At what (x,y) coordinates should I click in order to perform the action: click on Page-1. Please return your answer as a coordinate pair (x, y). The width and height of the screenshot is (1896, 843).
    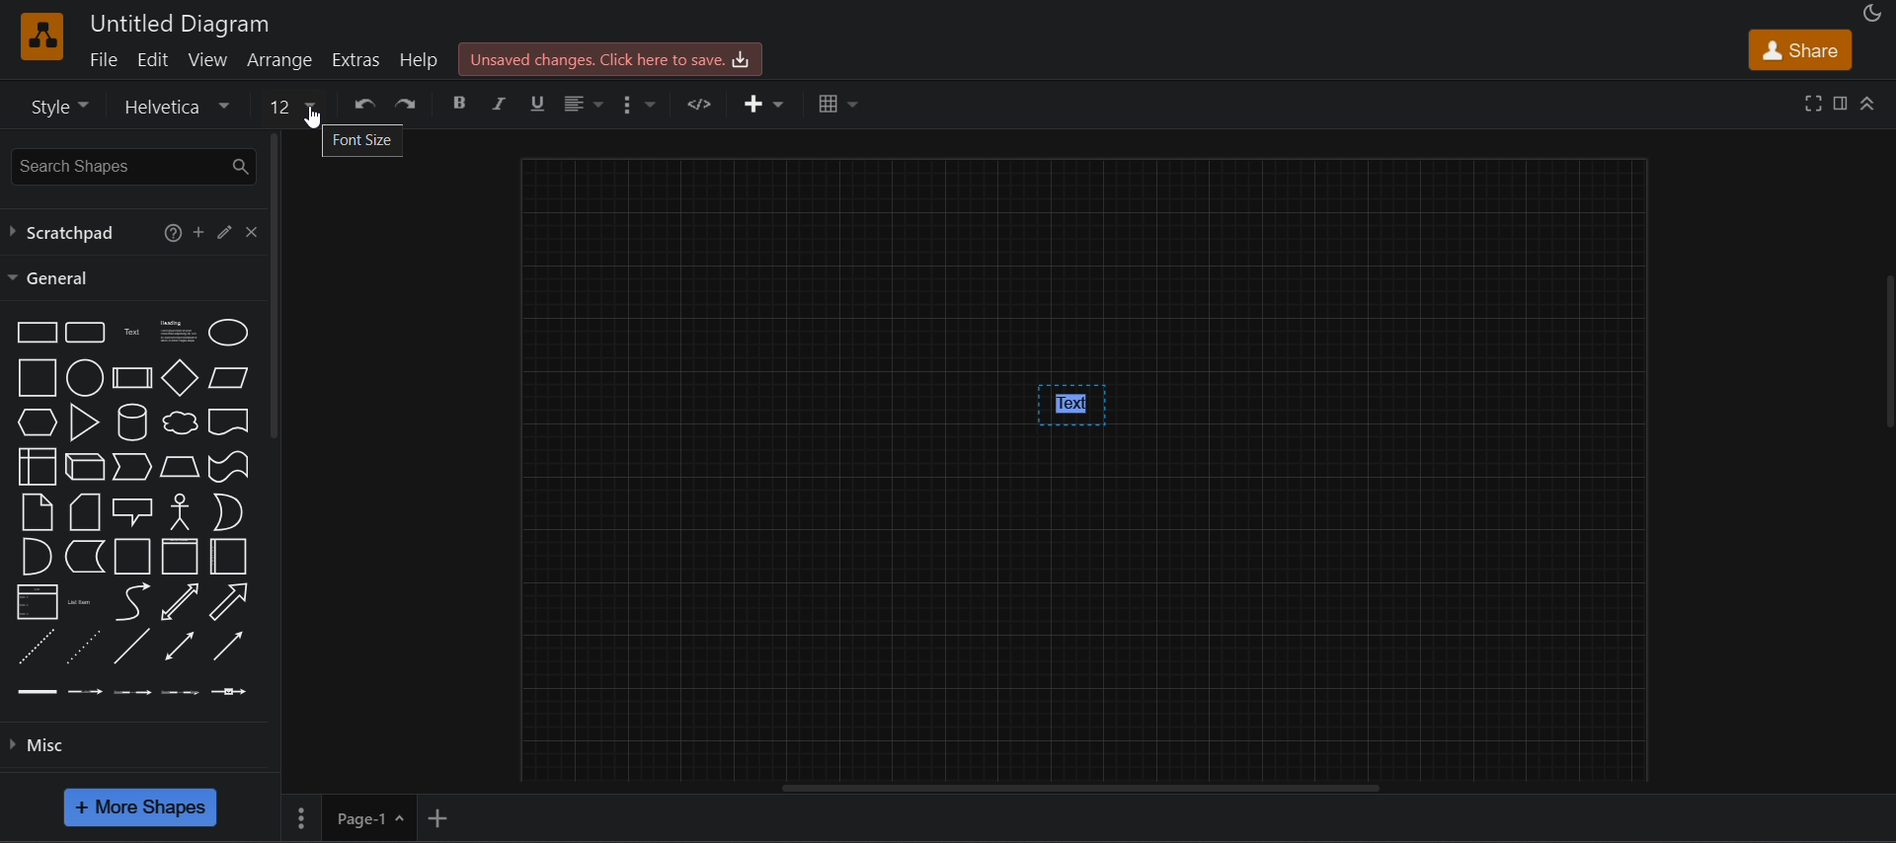
    Looking at the image, I should click on (353, 817).